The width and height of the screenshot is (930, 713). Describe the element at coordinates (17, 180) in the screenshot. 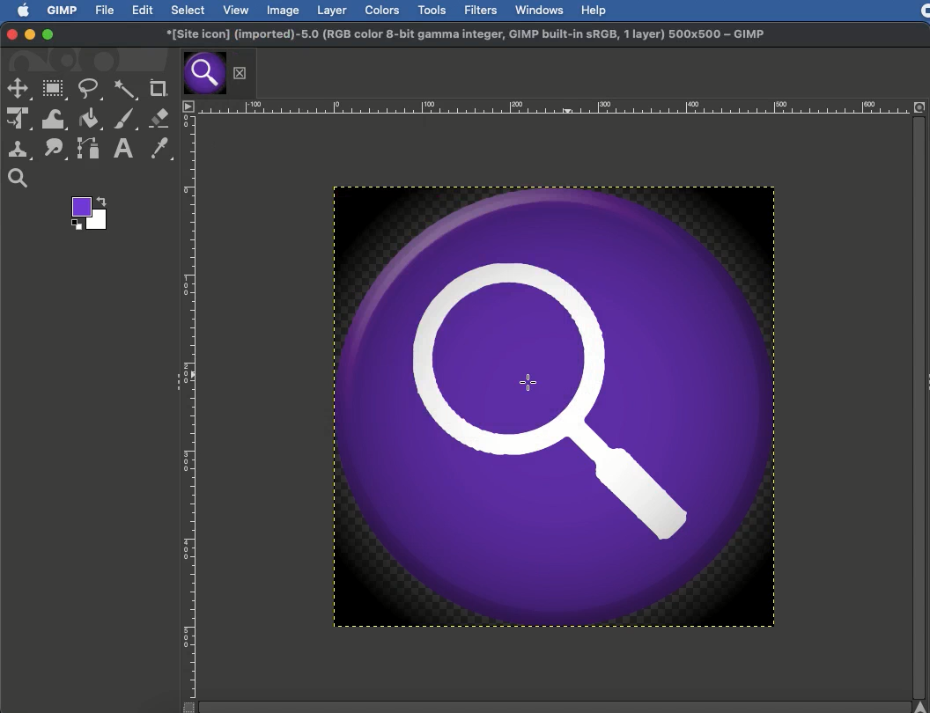

I see `Magnify` at that location.